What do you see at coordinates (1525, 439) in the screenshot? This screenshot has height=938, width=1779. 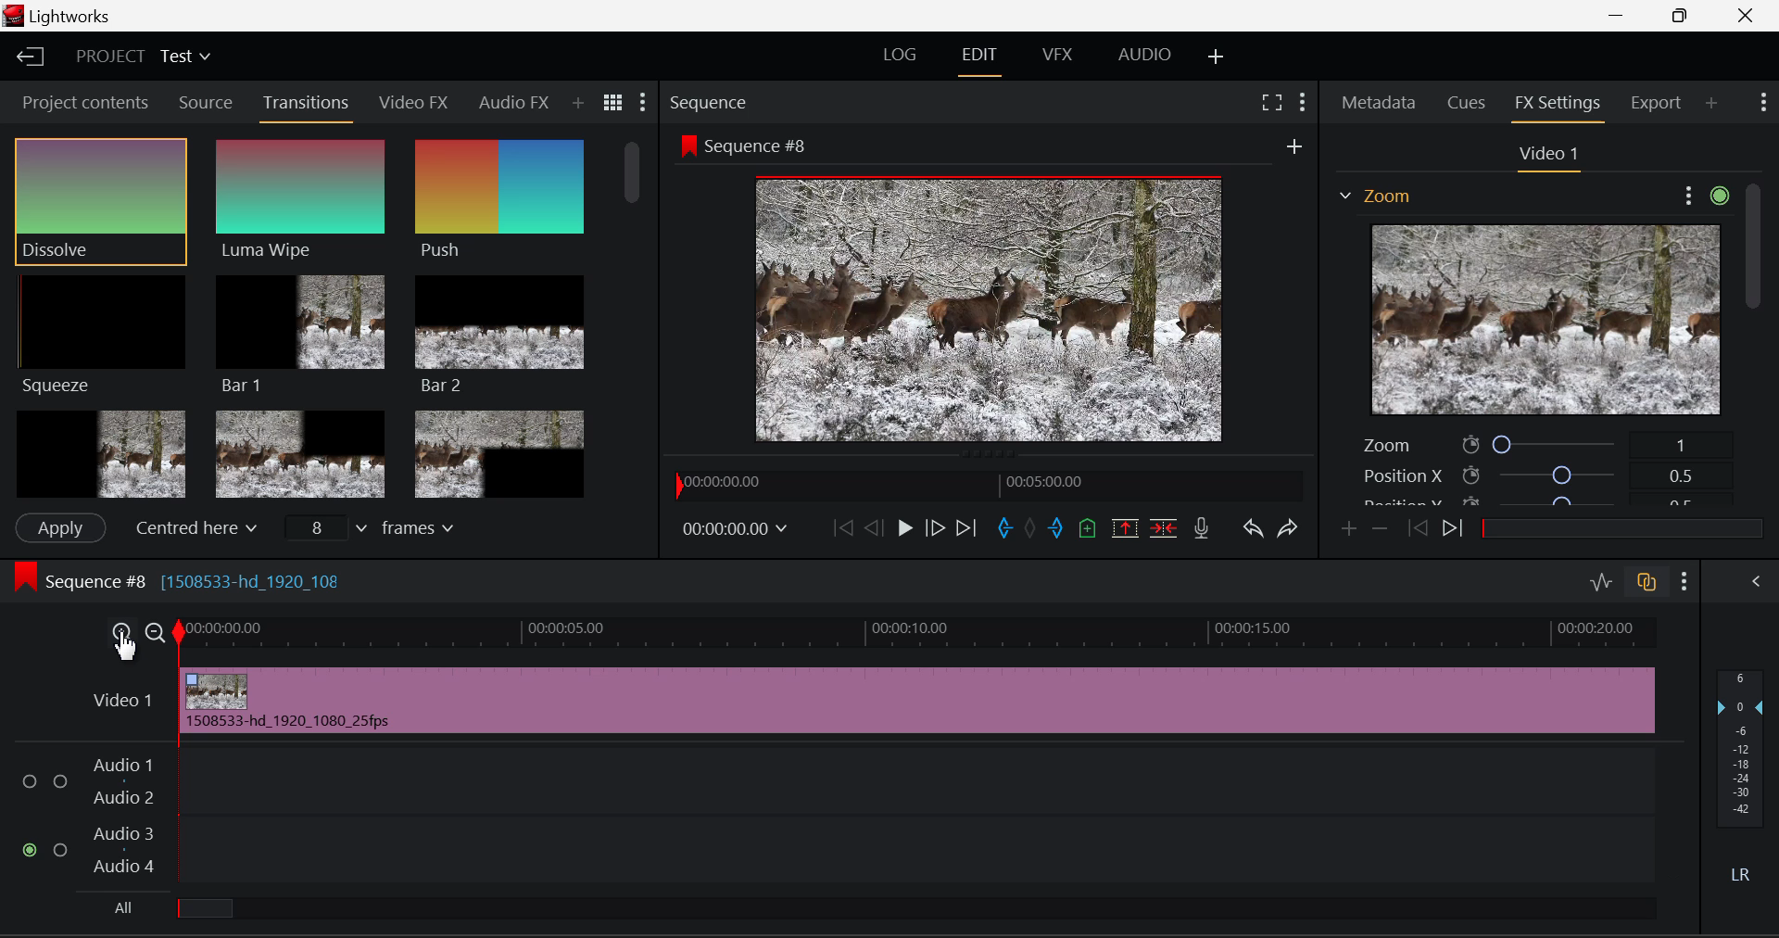 I see `Zoom` at bounding box center [1525, 439].